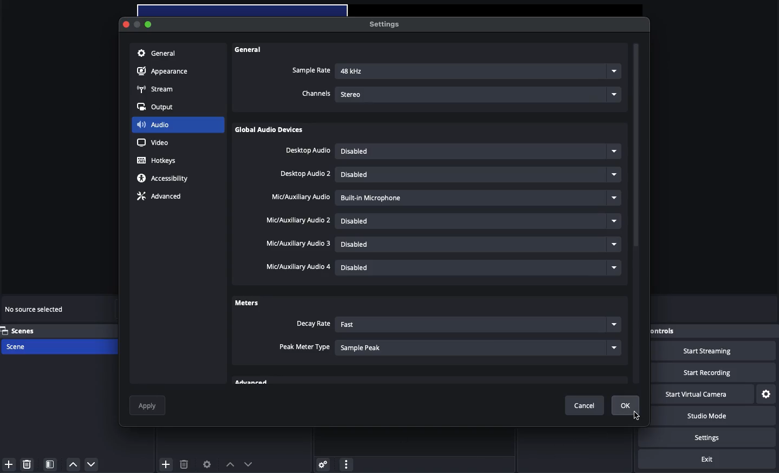 Image resolution: width=779 pixels, height=473 pixels. What do you see at coordinates (157, 54) in the screenshot?
I see `General` at bounding box center [157, 54].